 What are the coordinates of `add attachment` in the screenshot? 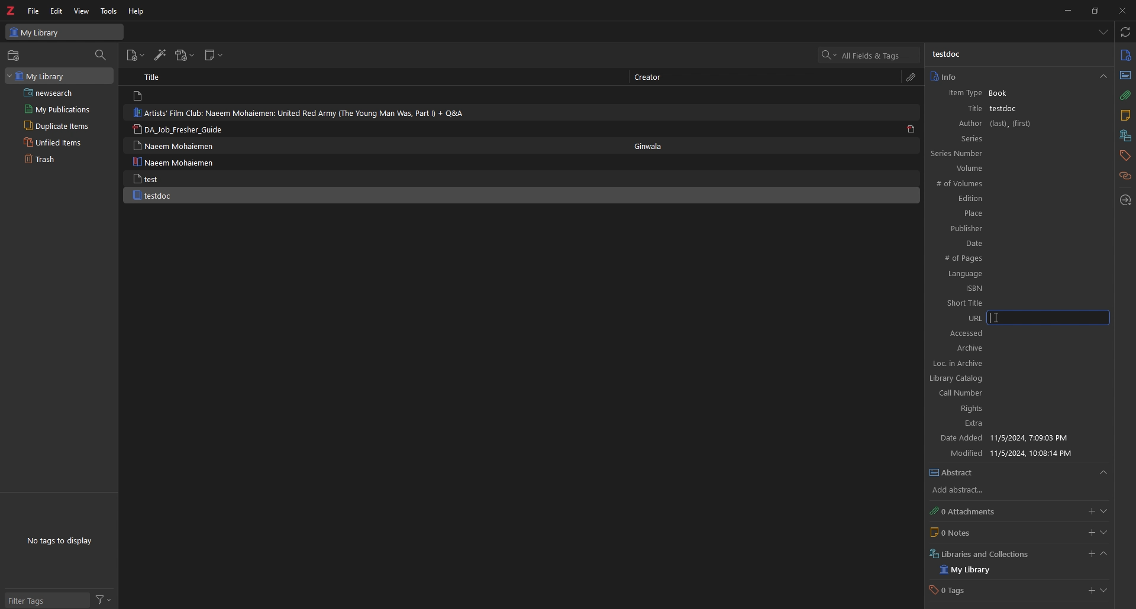 It's located at (185, 55).